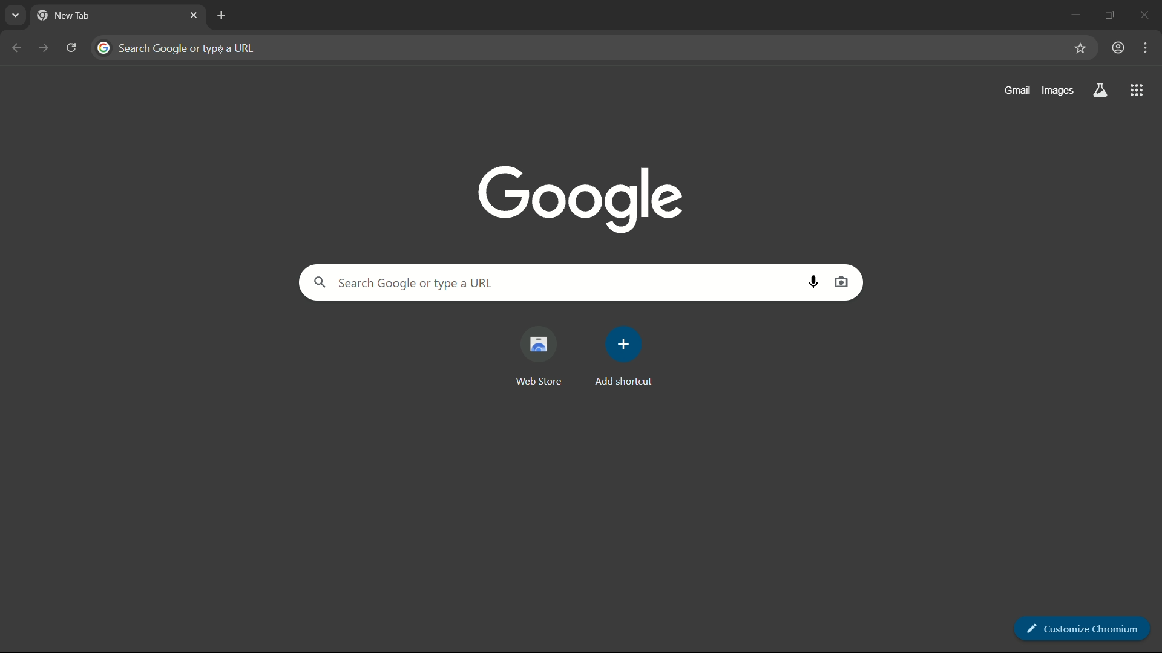  What do you see at coordinates (222, 16) in the screenshot?
I see `new tab` at bounding box center [222, 16].